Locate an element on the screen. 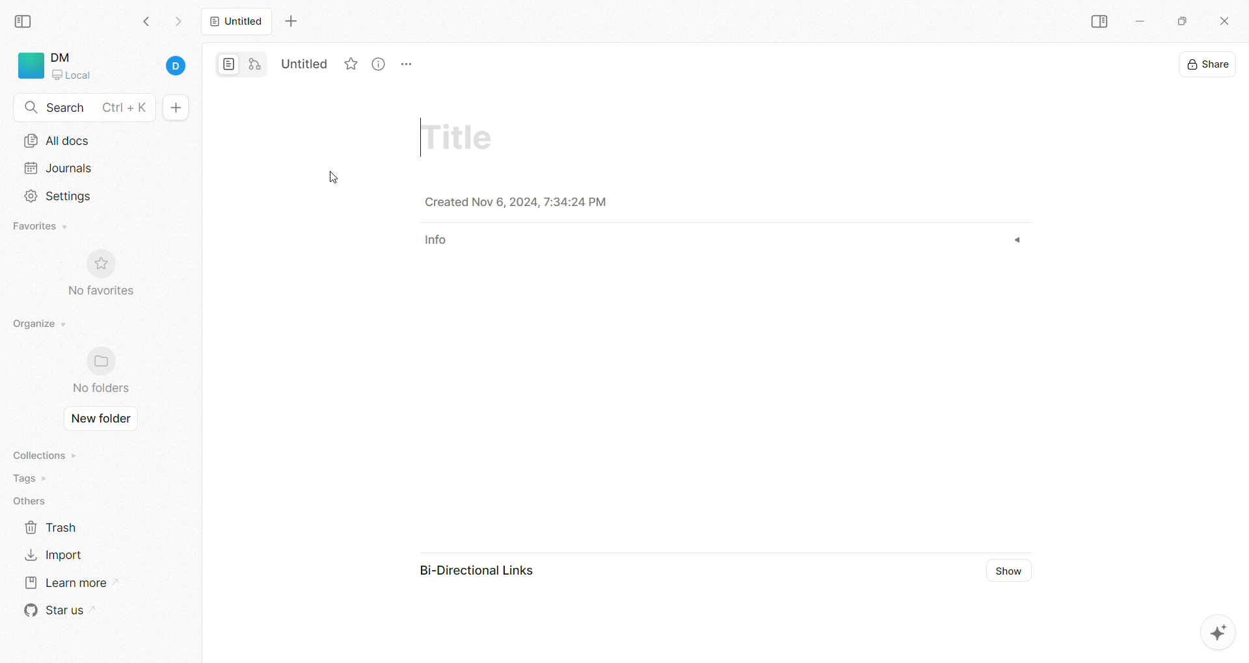 The image size is (1249, 663). cursor is located at coordinates (333, 179).